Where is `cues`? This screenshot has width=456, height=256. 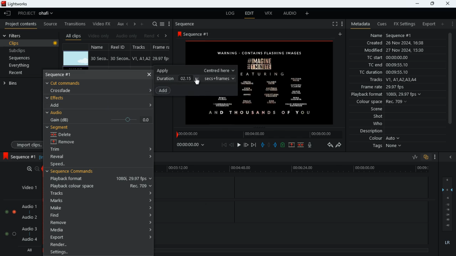
cues is located at coordinates (382, 24).